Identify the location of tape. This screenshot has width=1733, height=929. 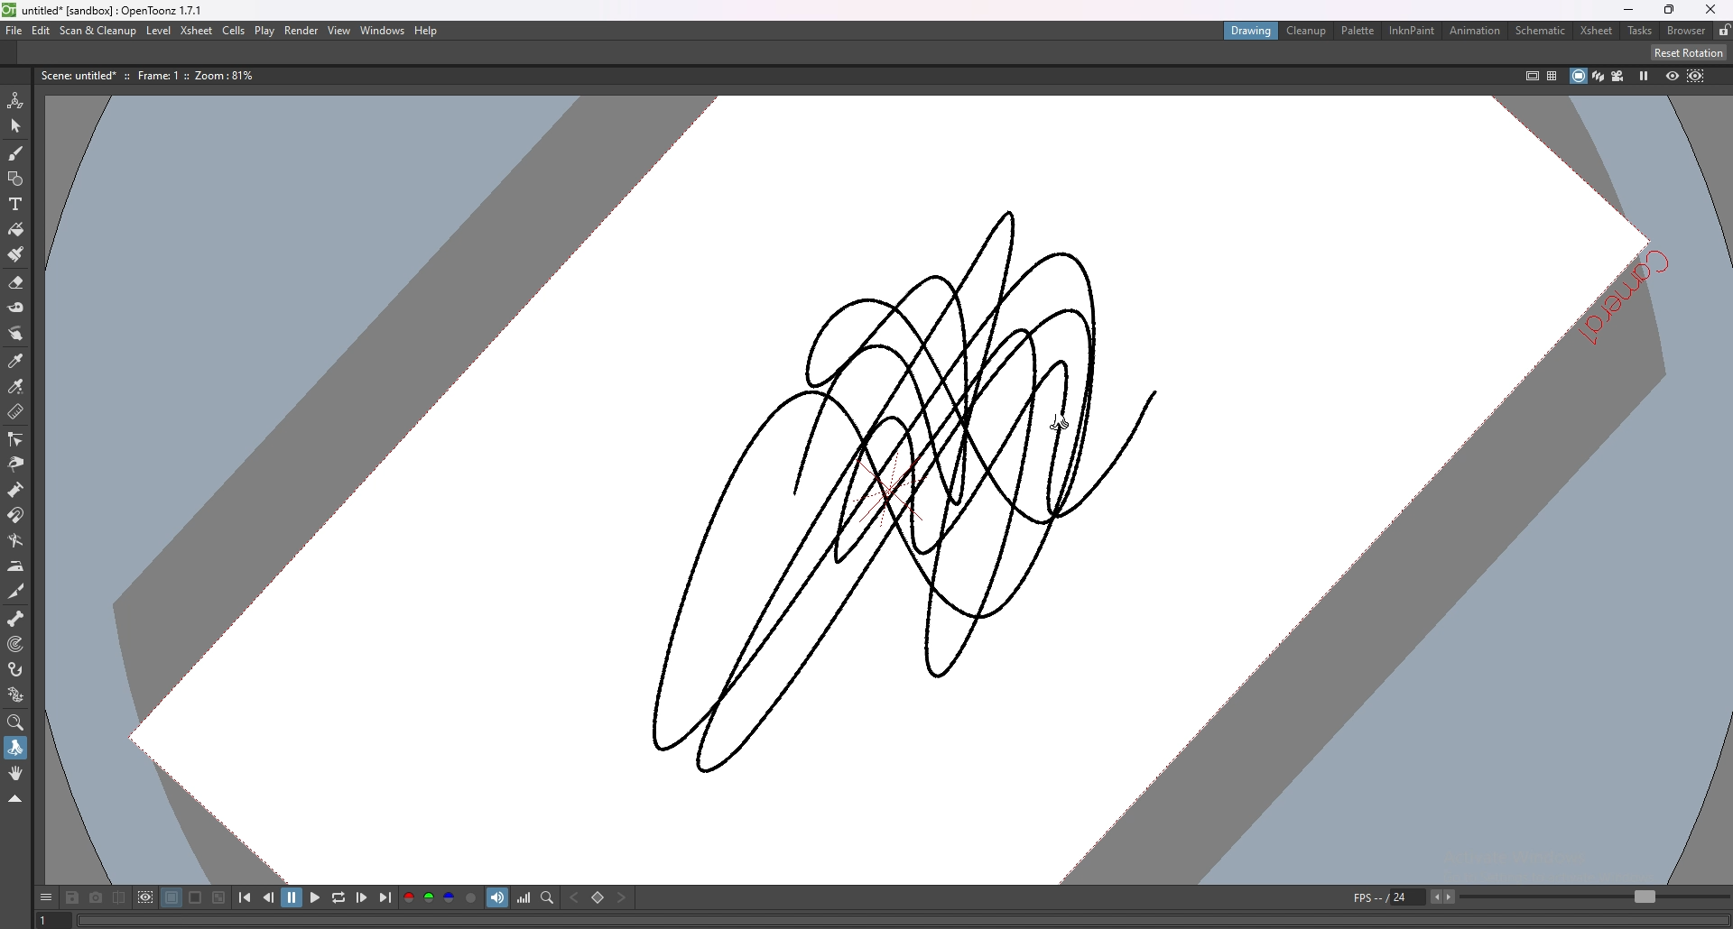
(17, 308).